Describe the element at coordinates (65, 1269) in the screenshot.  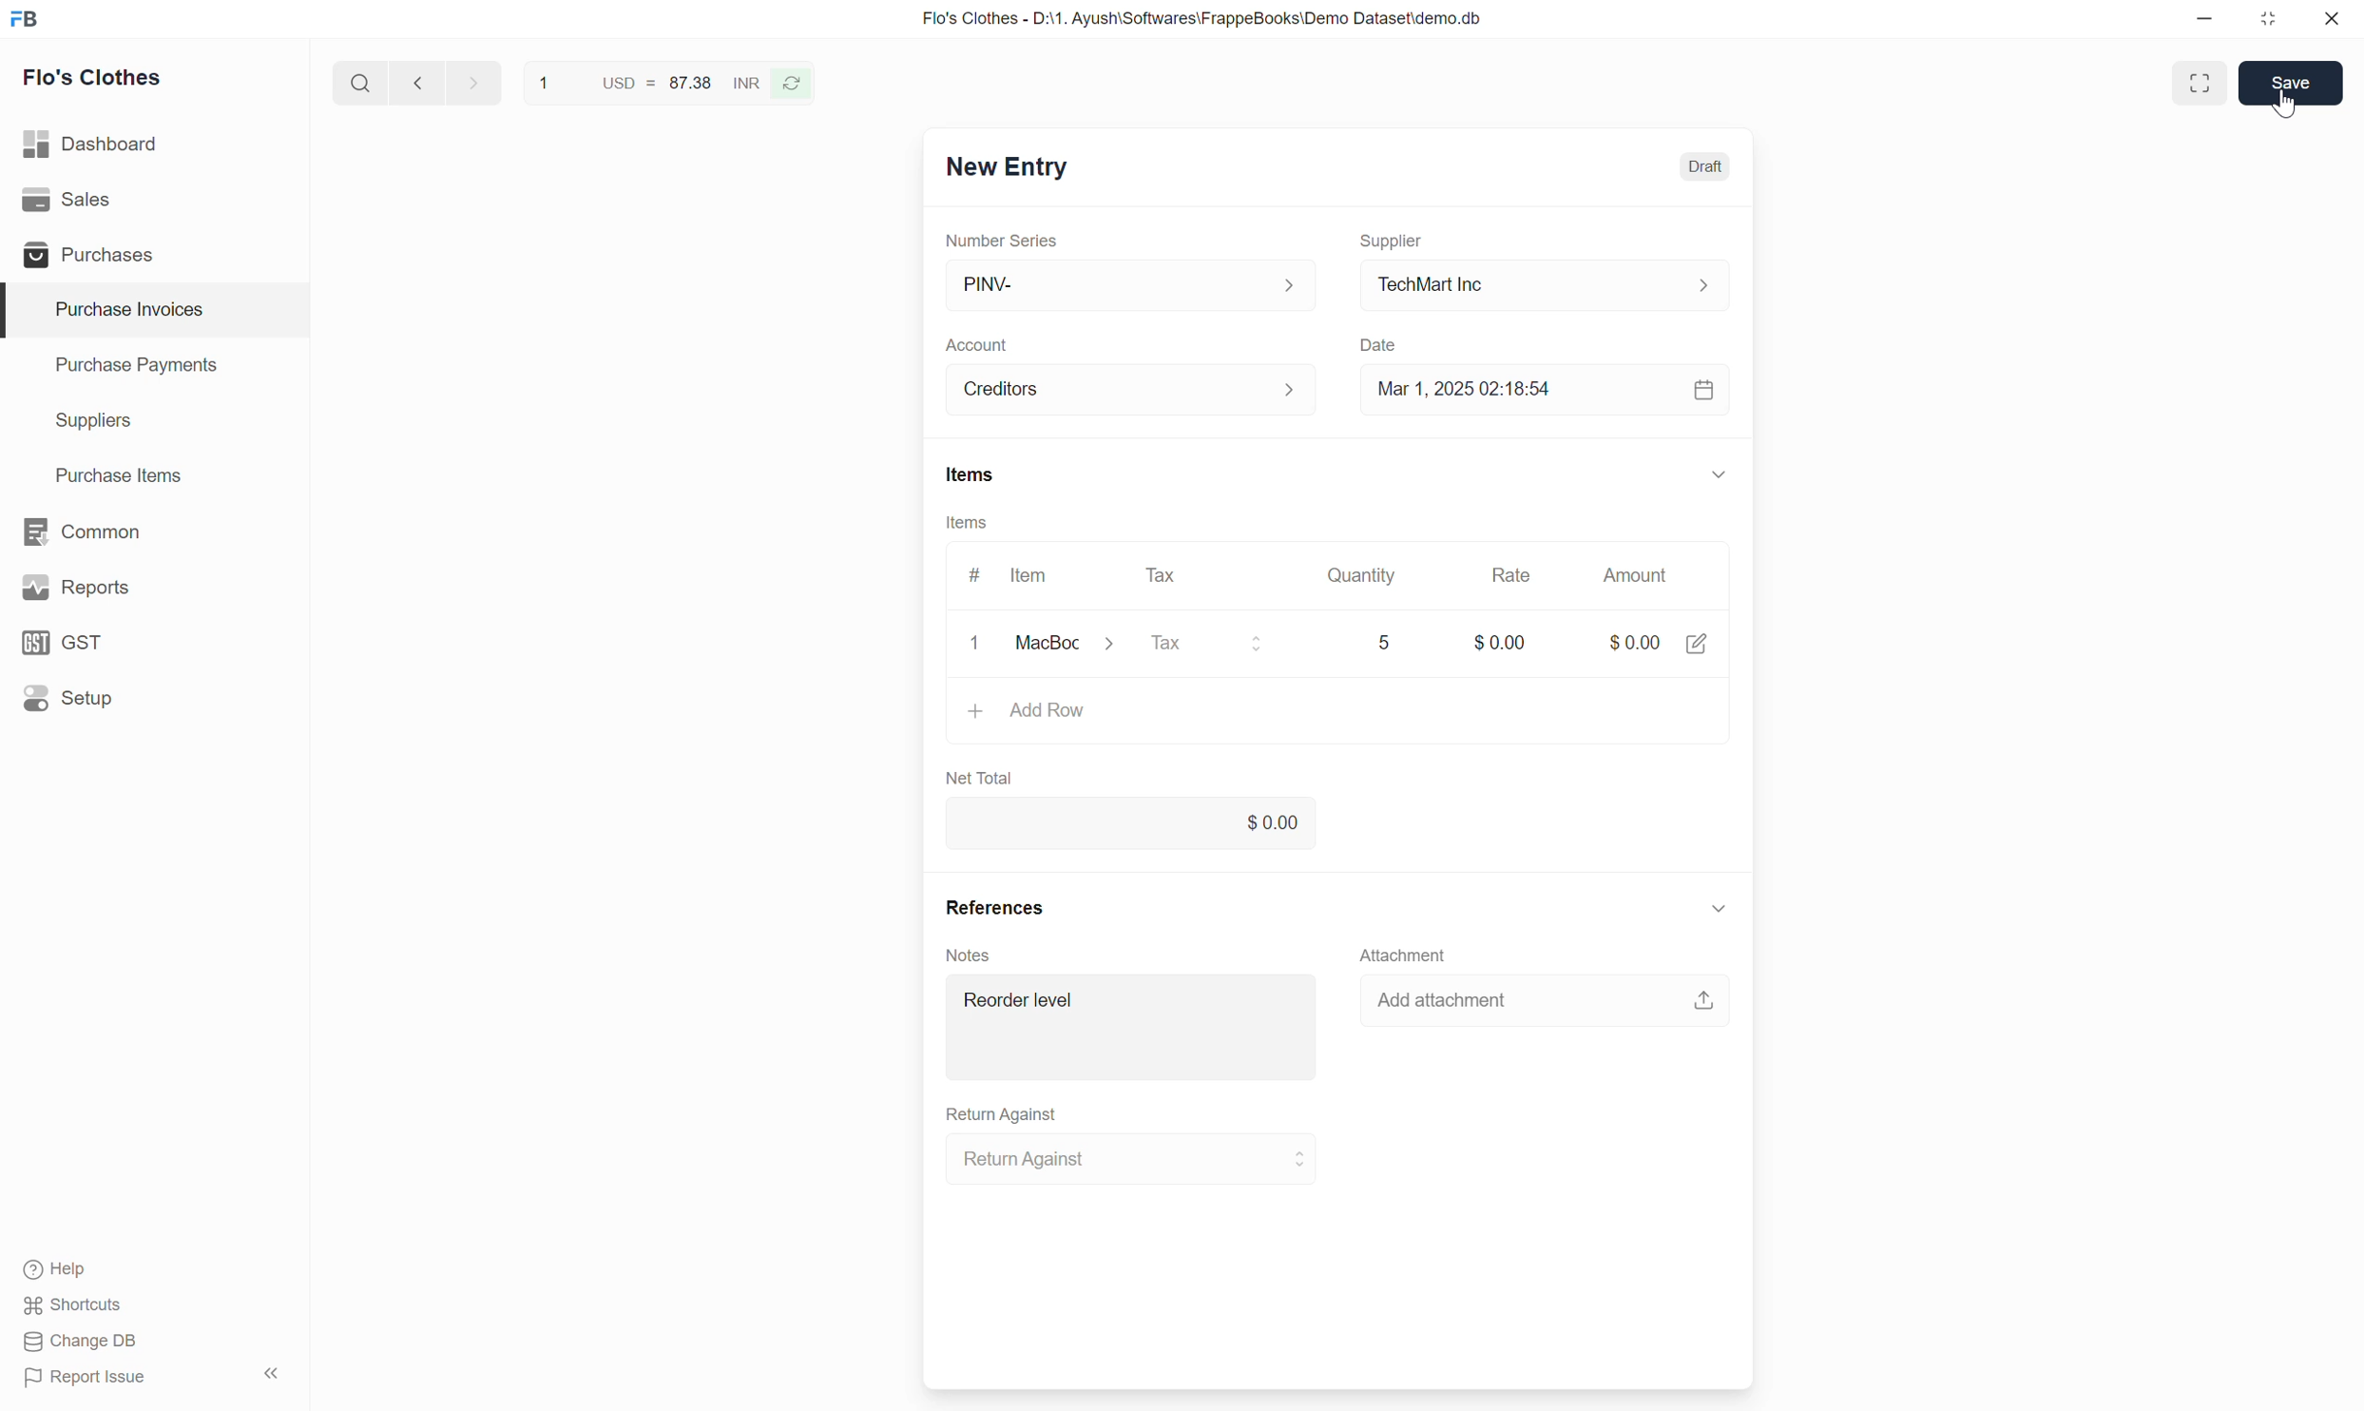
I see `Help` at that location.